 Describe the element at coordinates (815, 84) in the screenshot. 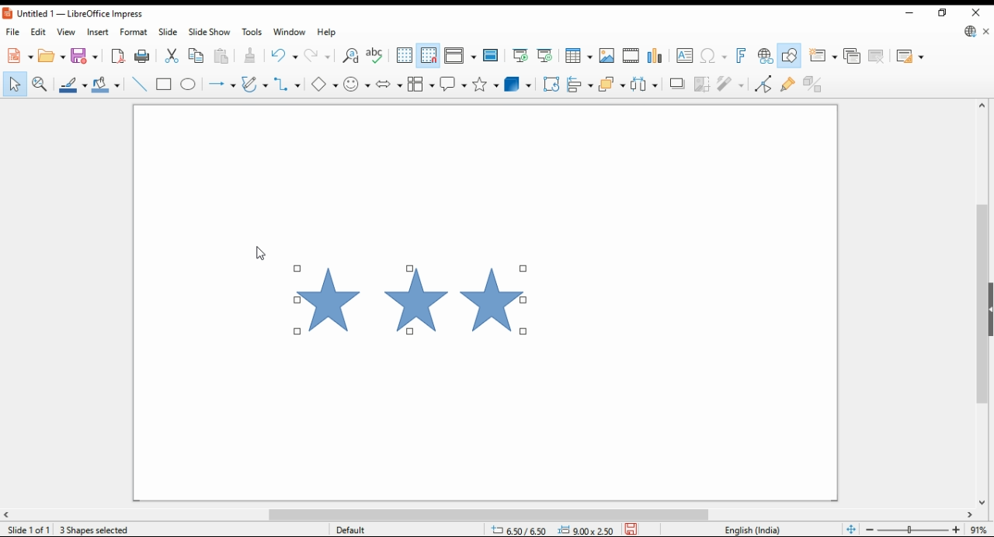

I see `toggle extrusions` at that location.